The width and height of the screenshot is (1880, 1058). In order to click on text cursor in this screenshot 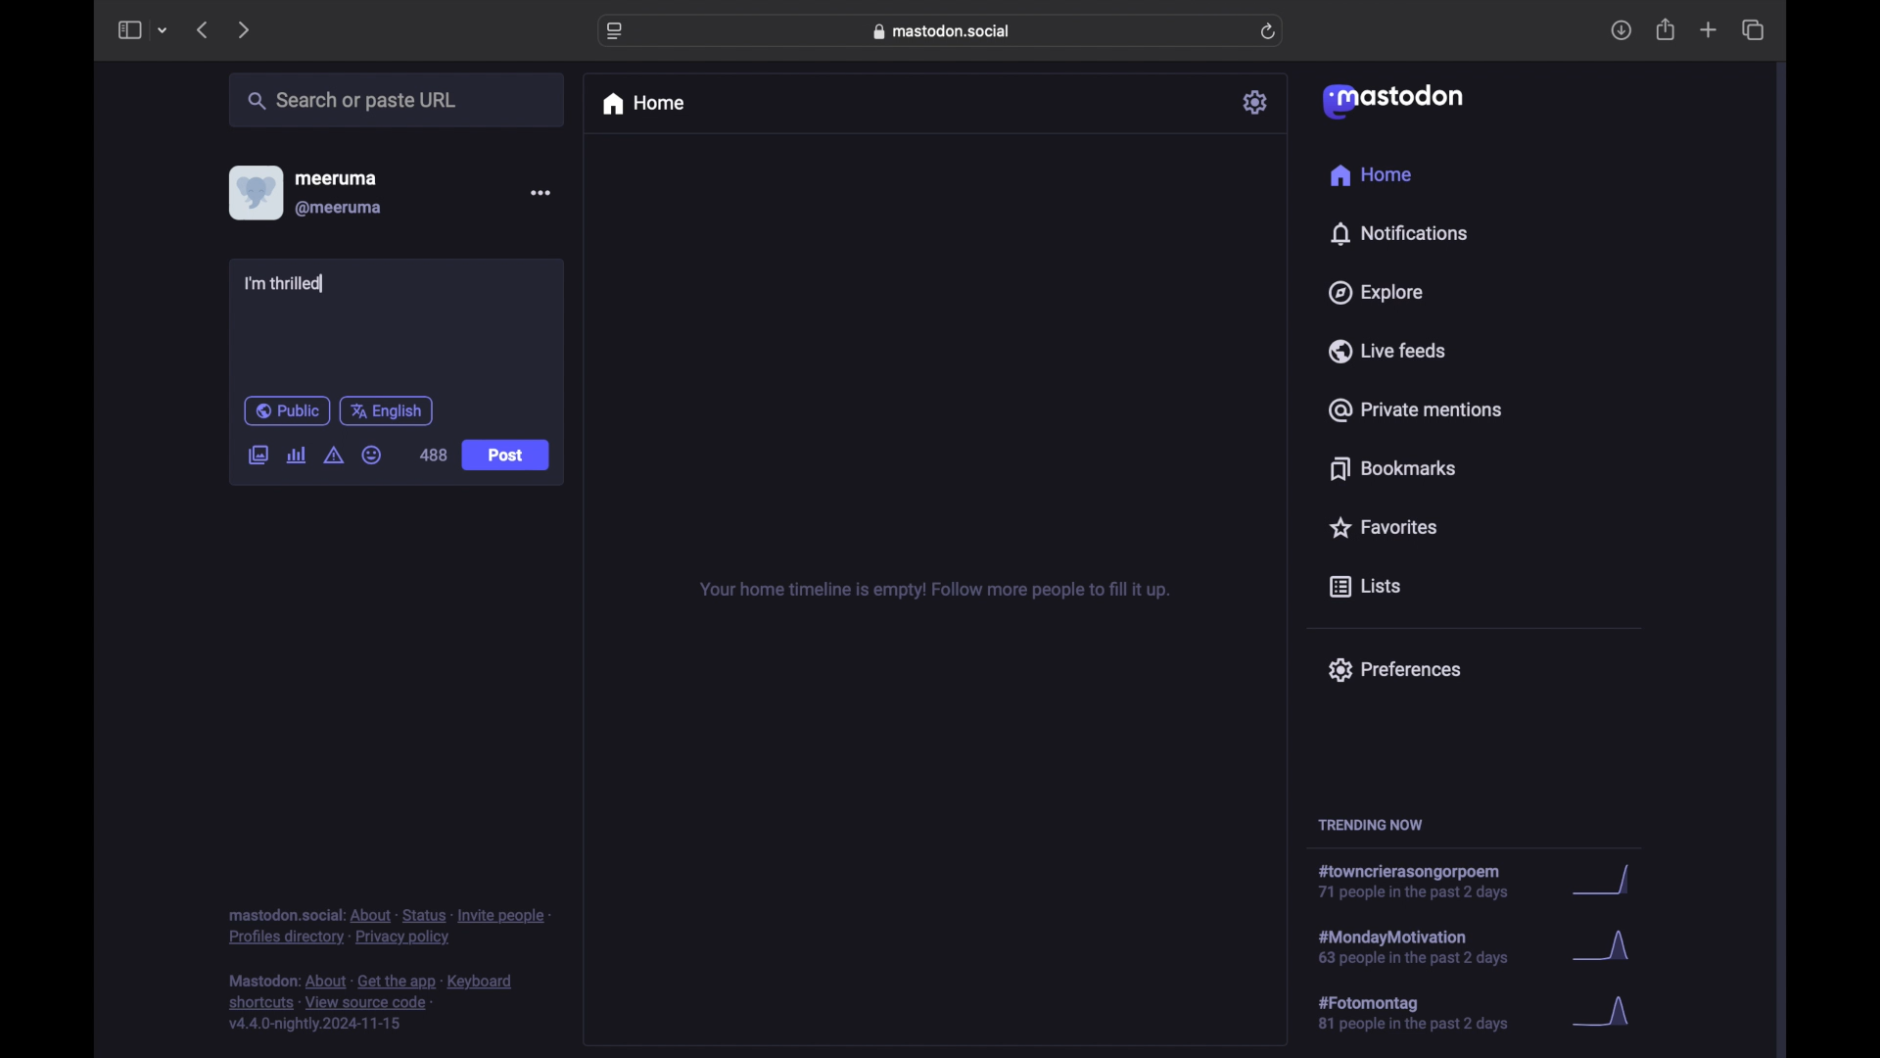, I will do `click(324, 284)`.